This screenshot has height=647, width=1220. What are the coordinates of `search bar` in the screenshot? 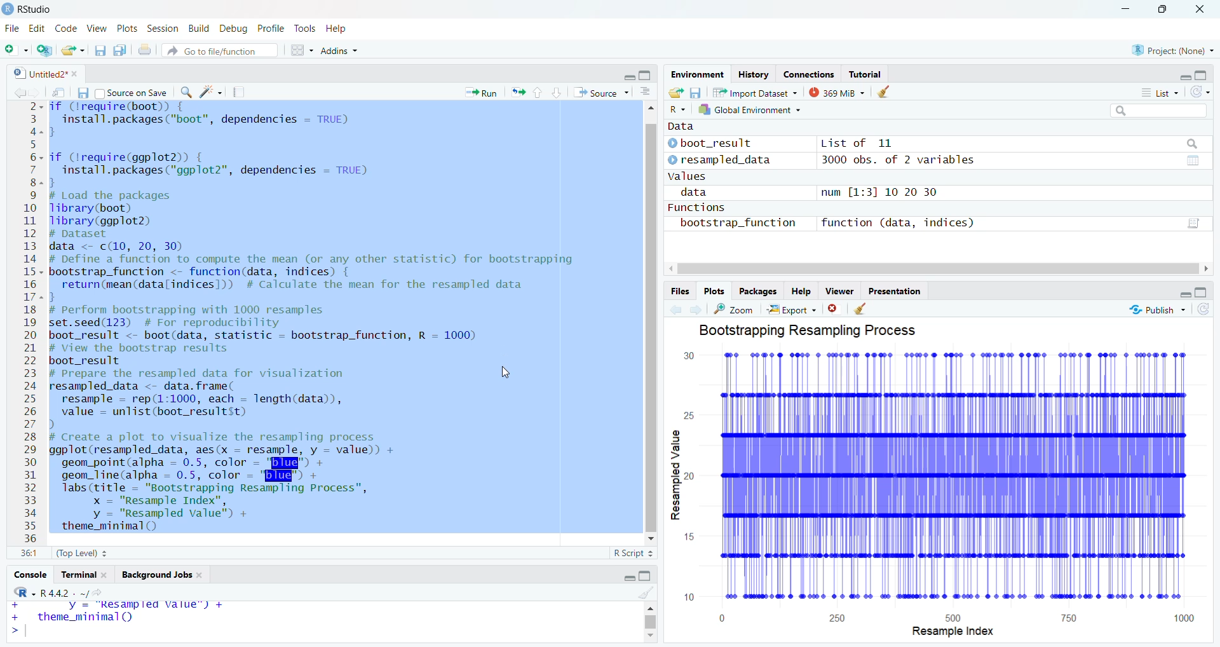 It's located at (1190, 144).